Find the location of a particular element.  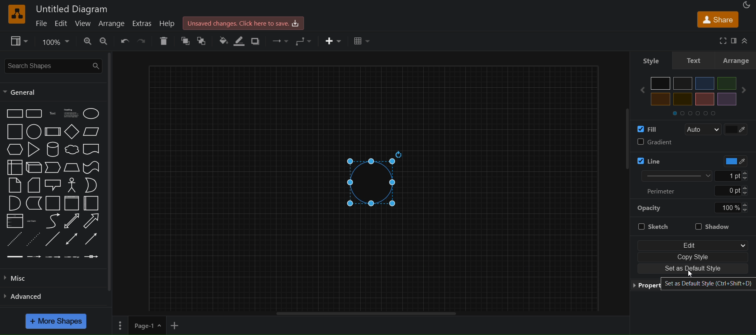

card is located at coordinates (34, 186).